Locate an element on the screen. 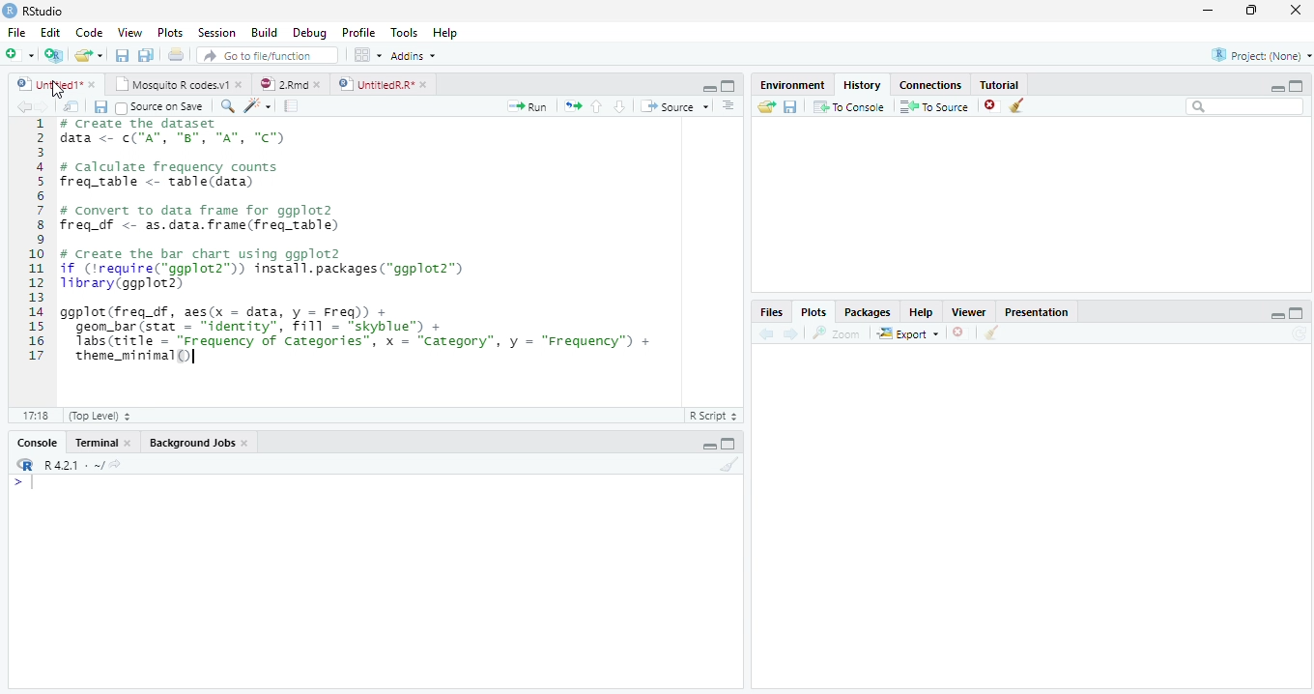 This screenshot has height=694, width=1314. Debug is located at coordinates (310, 32).